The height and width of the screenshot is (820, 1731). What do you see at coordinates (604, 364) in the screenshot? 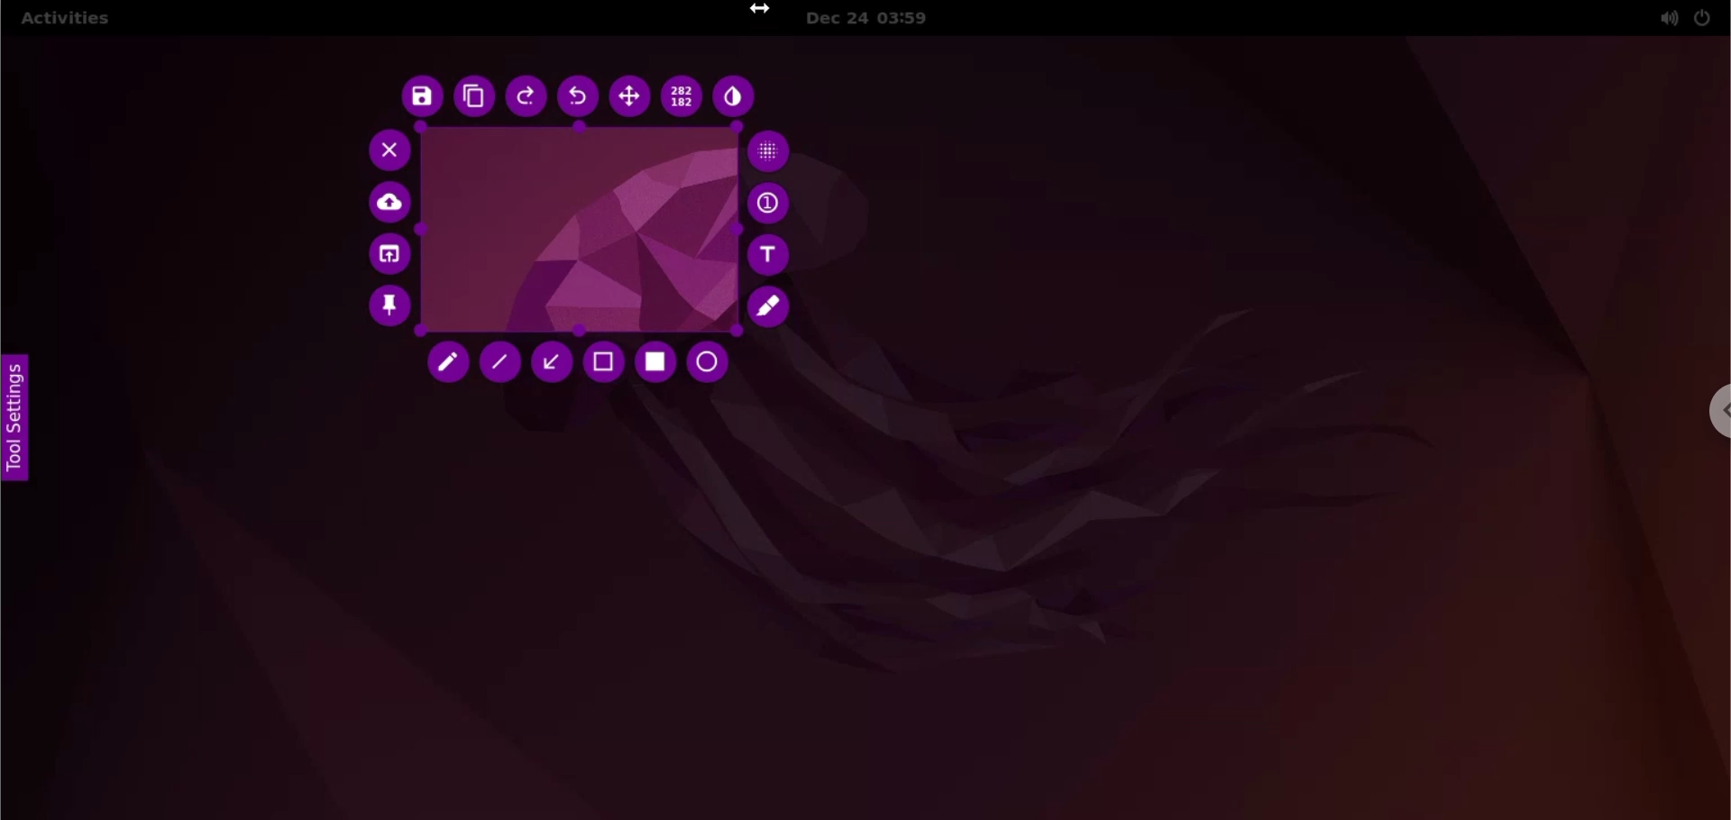
I see `select ` at bounding box center [604, 364].